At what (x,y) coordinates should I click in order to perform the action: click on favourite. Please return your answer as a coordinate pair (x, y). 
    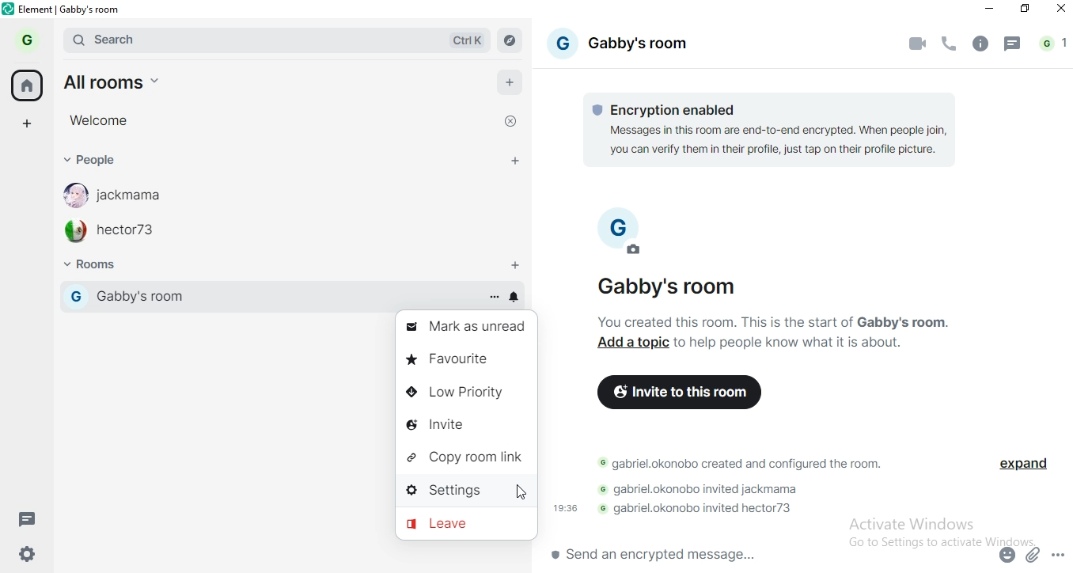
    Looking at the image, I should click on (468, 359).